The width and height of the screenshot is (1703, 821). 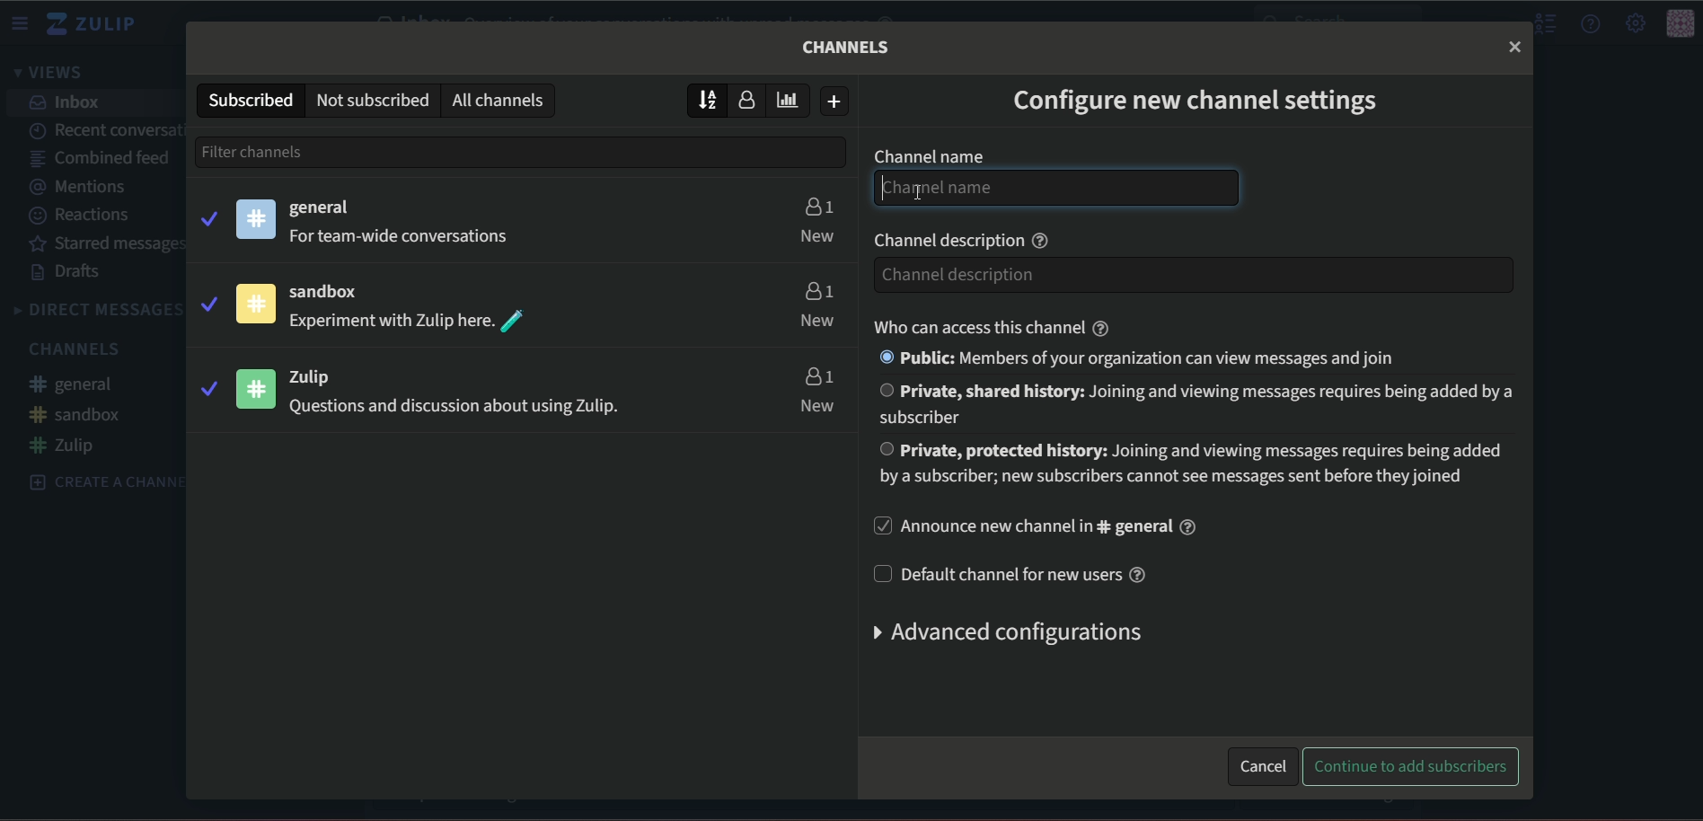 What do you see at coordinates (1190, 464) in the screenshot?
I see `Private, protected history` at bounding box center [1190, 464].